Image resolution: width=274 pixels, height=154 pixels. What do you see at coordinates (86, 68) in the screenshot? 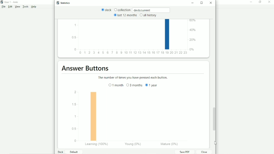
I see `Answer Buttons` at bounding box center [86, 68].